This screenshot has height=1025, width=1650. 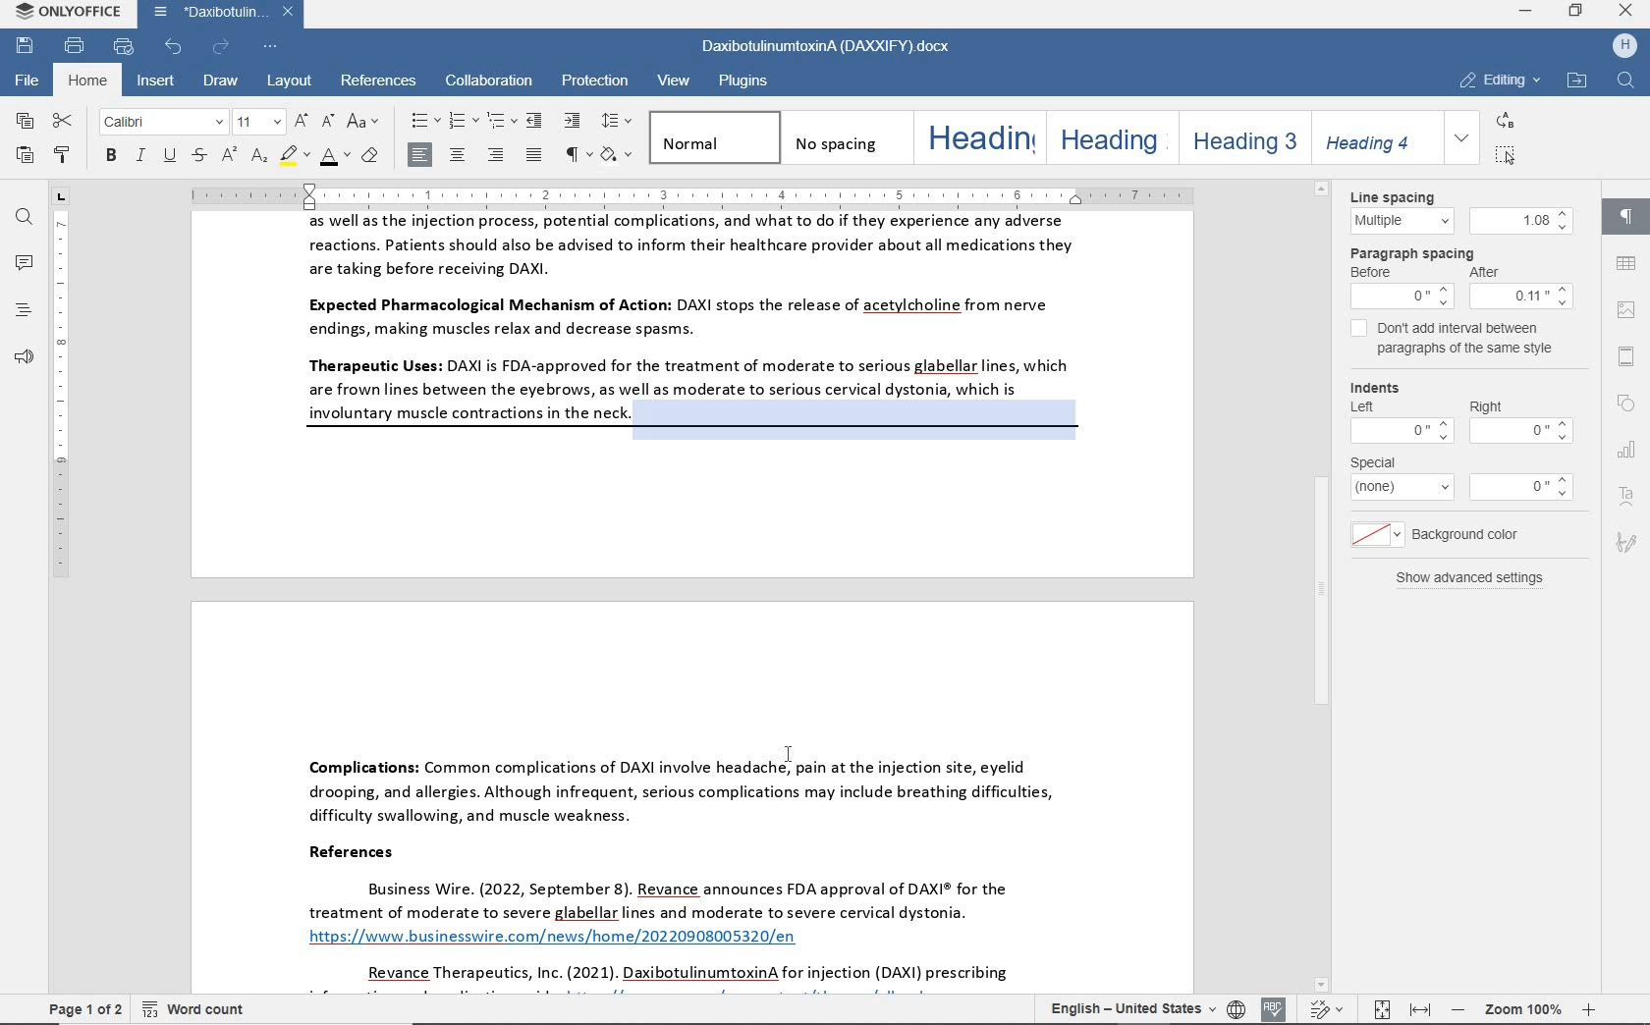 I want to click on bold, so click(x=110, y=157).